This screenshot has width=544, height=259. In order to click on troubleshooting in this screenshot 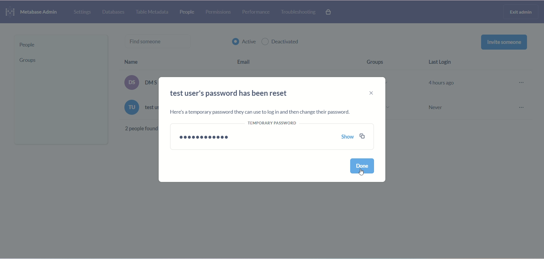, I will do `click(298, 12)`.